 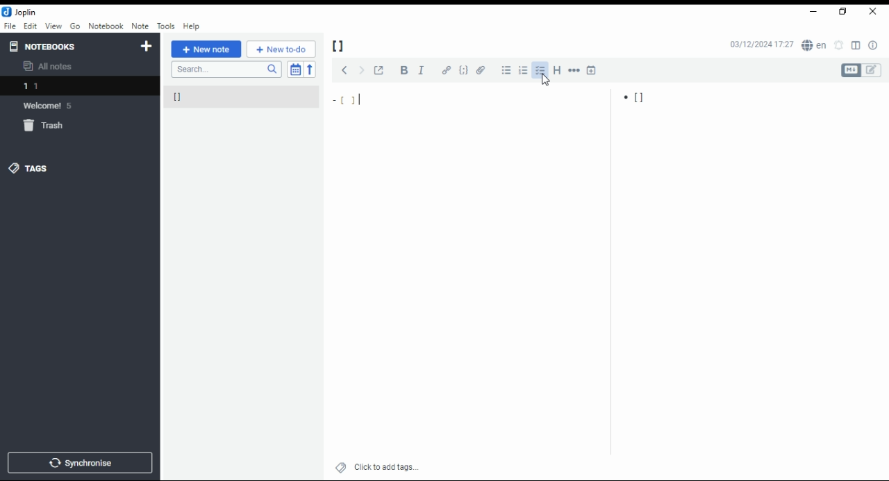 I want to click on tags, so click(x=36, y=172).